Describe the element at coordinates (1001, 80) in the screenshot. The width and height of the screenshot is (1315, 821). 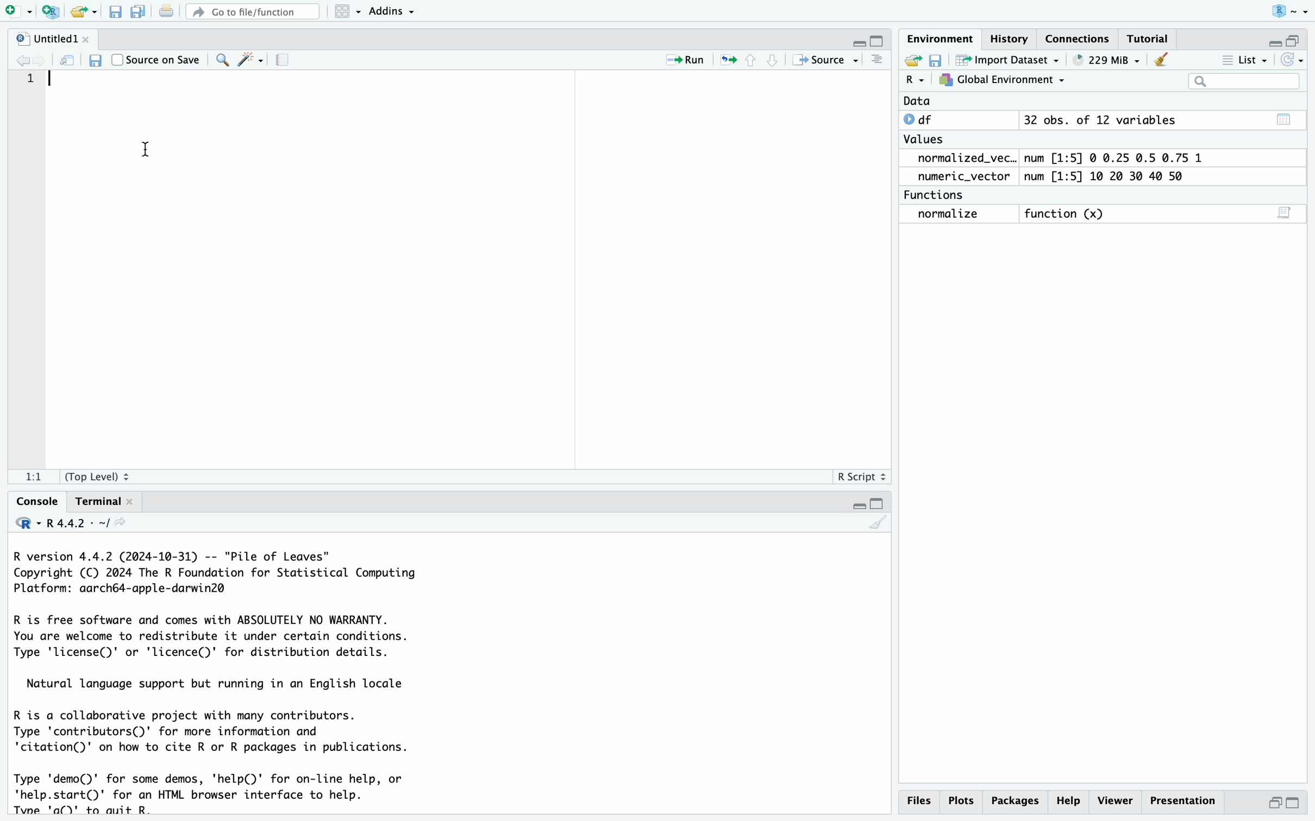
I see `Global Environment` at that location.